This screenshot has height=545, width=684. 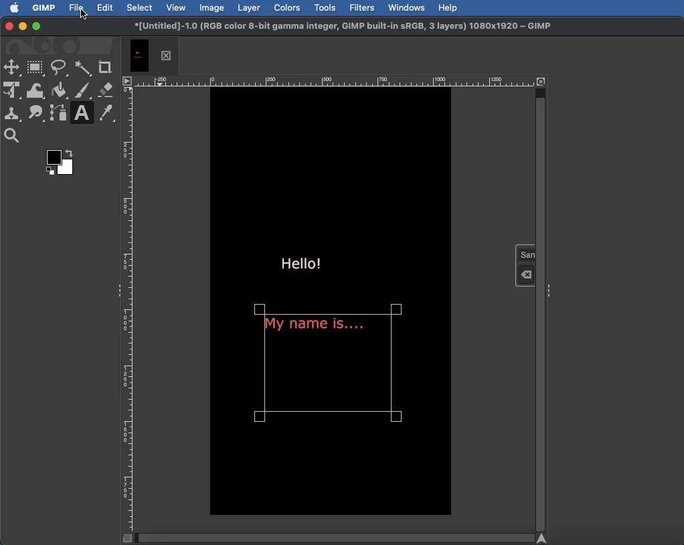 I want to click on Clone tool, so click(x=13, y=115).